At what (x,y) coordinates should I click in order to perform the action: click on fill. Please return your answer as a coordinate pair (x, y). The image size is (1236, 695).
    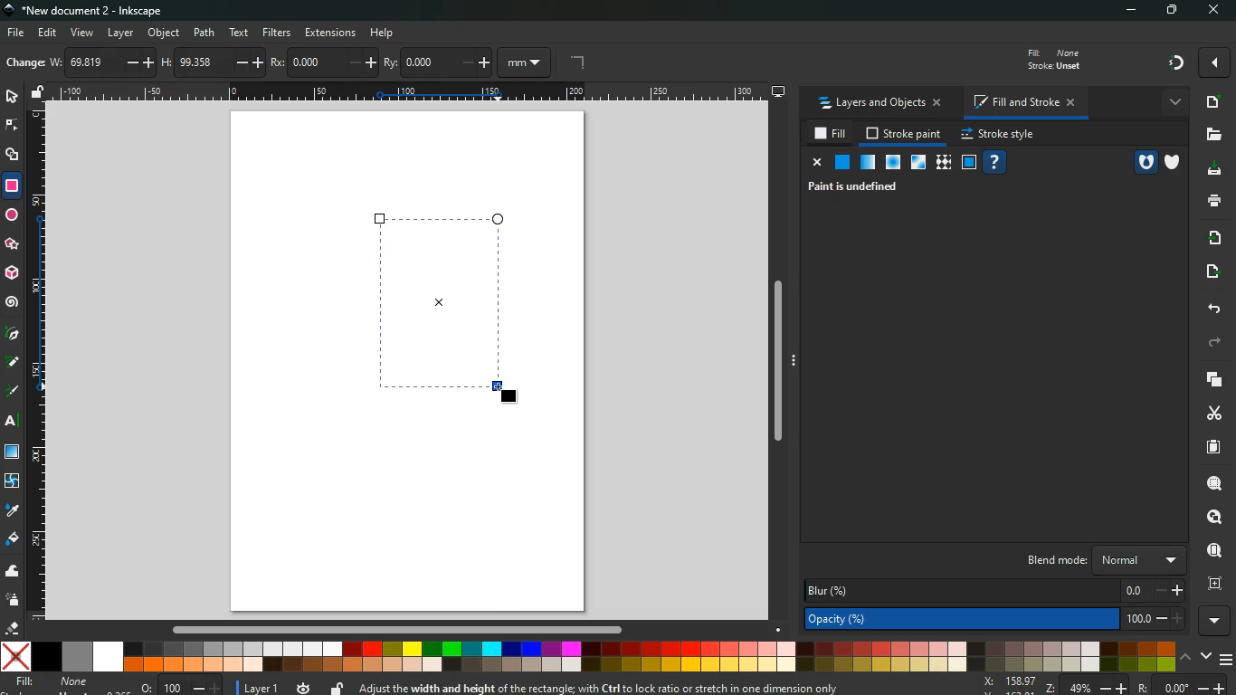
    Looking at the image, I should click on (52, 685).